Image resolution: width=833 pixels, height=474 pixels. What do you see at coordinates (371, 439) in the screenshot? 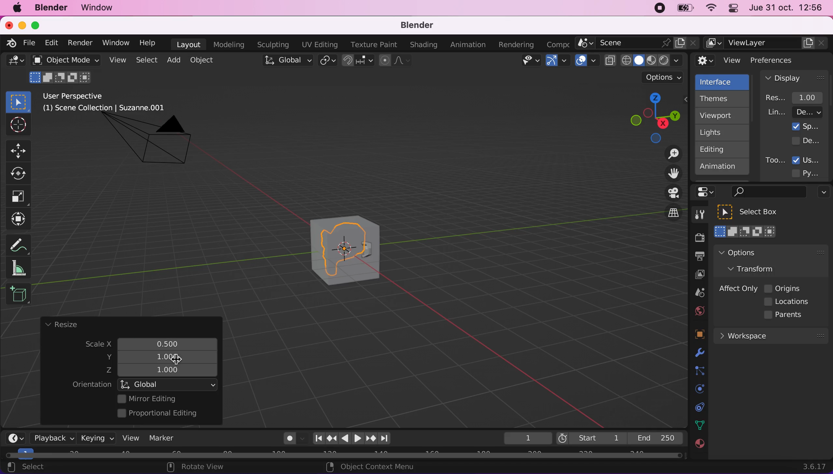
I see `jump to keyframe` at bounding box center [371, 439].